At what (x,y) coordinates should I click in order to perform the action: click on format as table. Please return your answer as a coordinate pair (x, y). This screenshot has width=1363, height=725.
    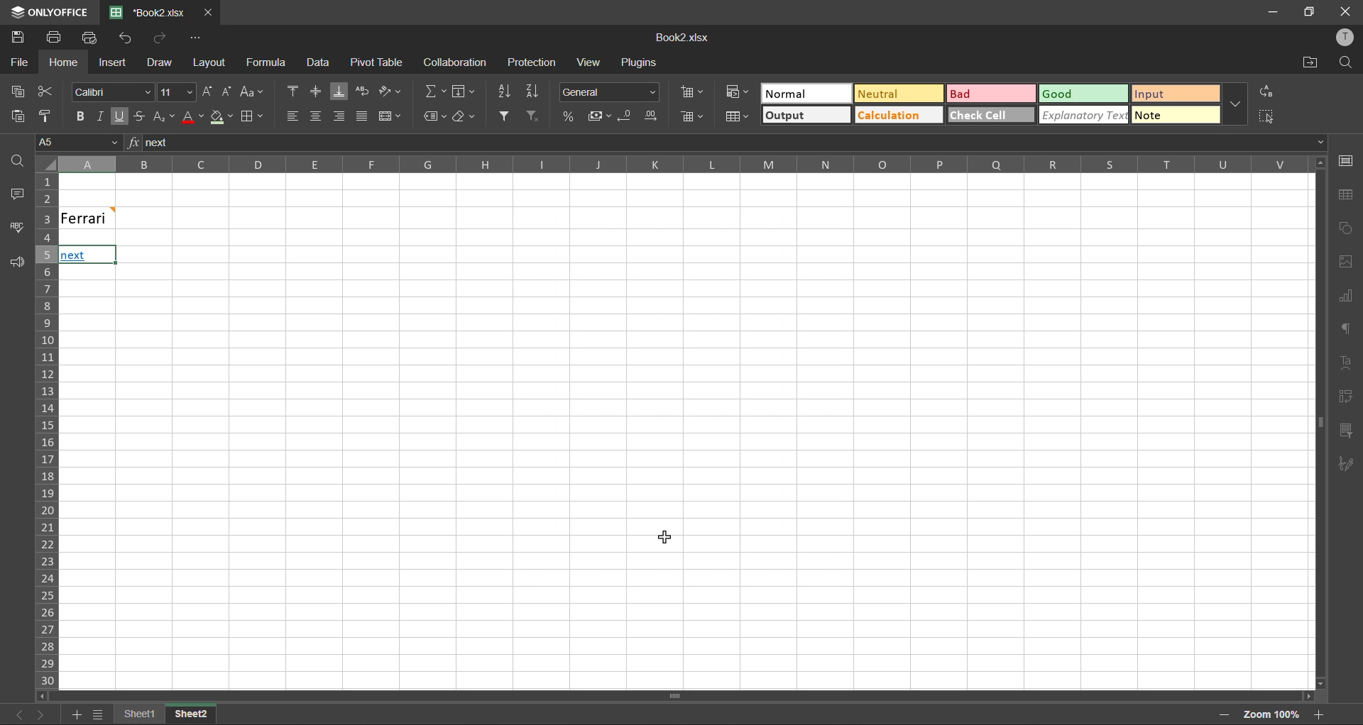
    Looking at the image, I should click on (735, 117).